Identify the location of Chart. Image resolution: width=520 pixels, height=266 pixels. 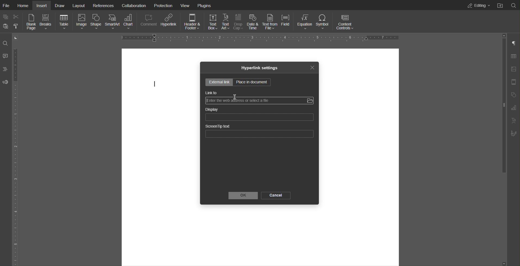
(129, 22).